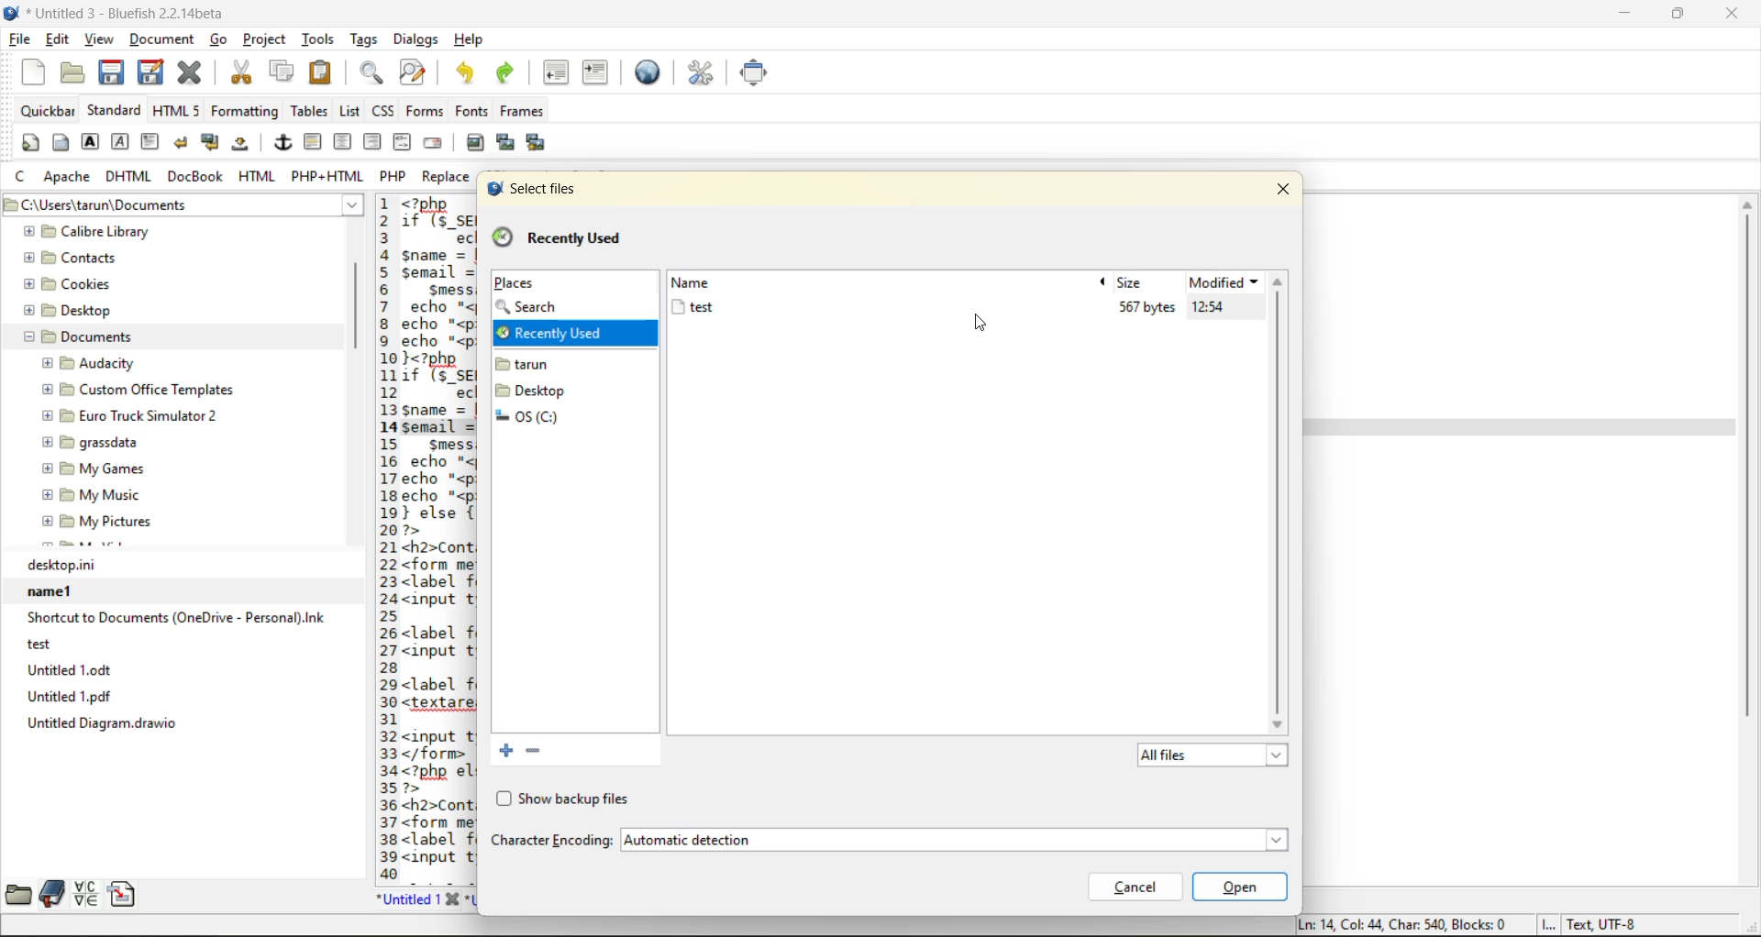  What do you see at coordinates (112, 72) in the screenshot?
I see `save` at bounding box center [112, 72].